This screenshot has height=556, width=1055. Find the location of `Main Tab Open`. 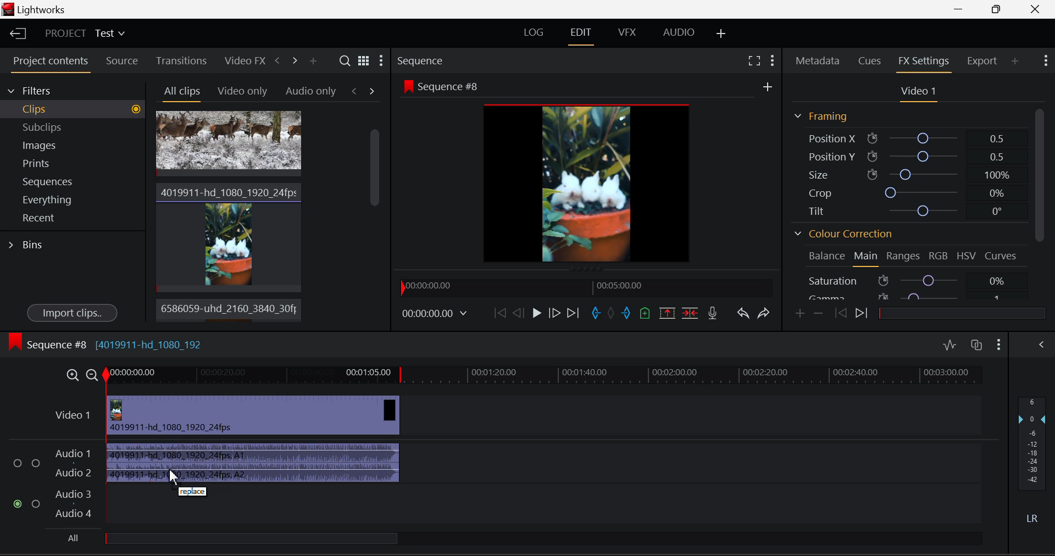

Main Tab Open is located at coordinates (867, 257).